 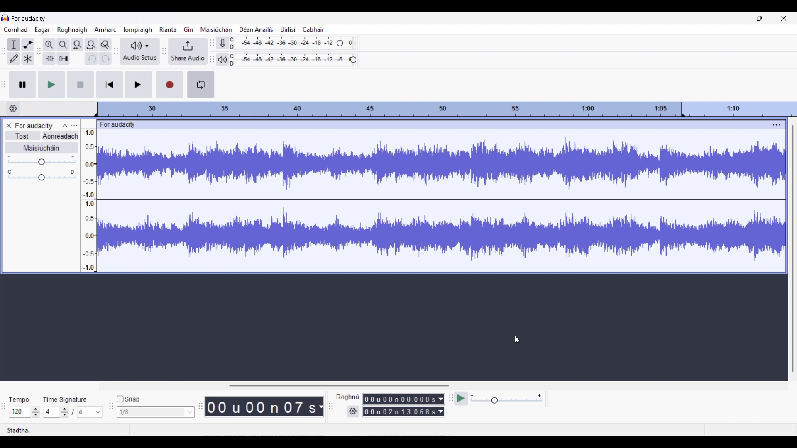 What do you see at coordinates (19, 400) in the screenshot?
I see `Indicates tempo settings` at bounding box center [19, 400].